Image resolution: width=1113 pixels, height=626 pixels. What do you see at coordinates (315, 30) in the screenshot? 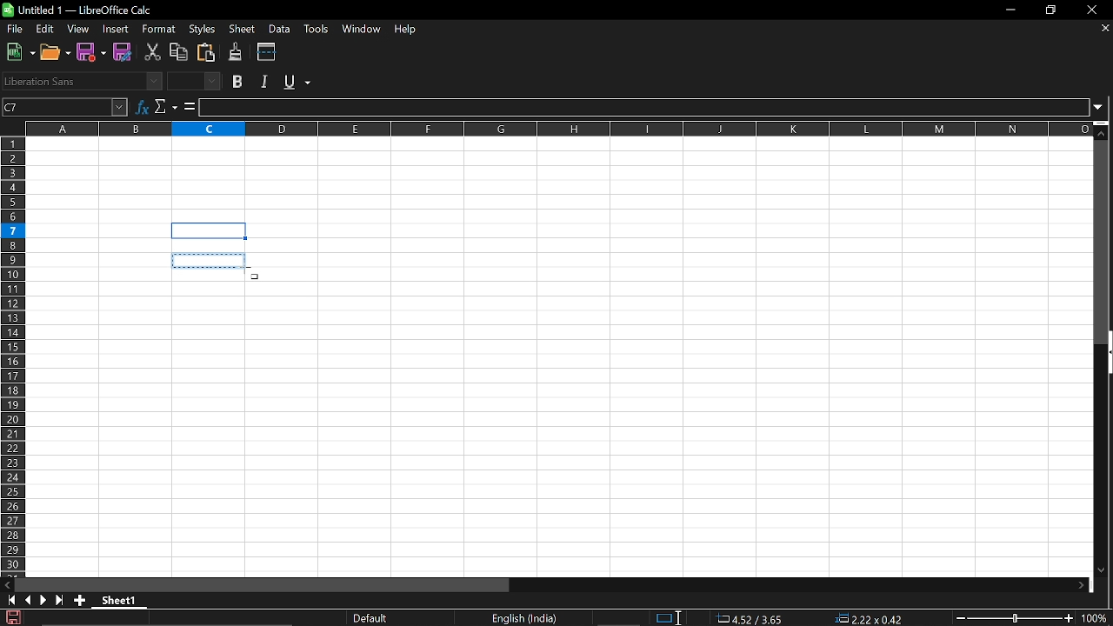
I see `Tools` at bounding box center [315, 30].